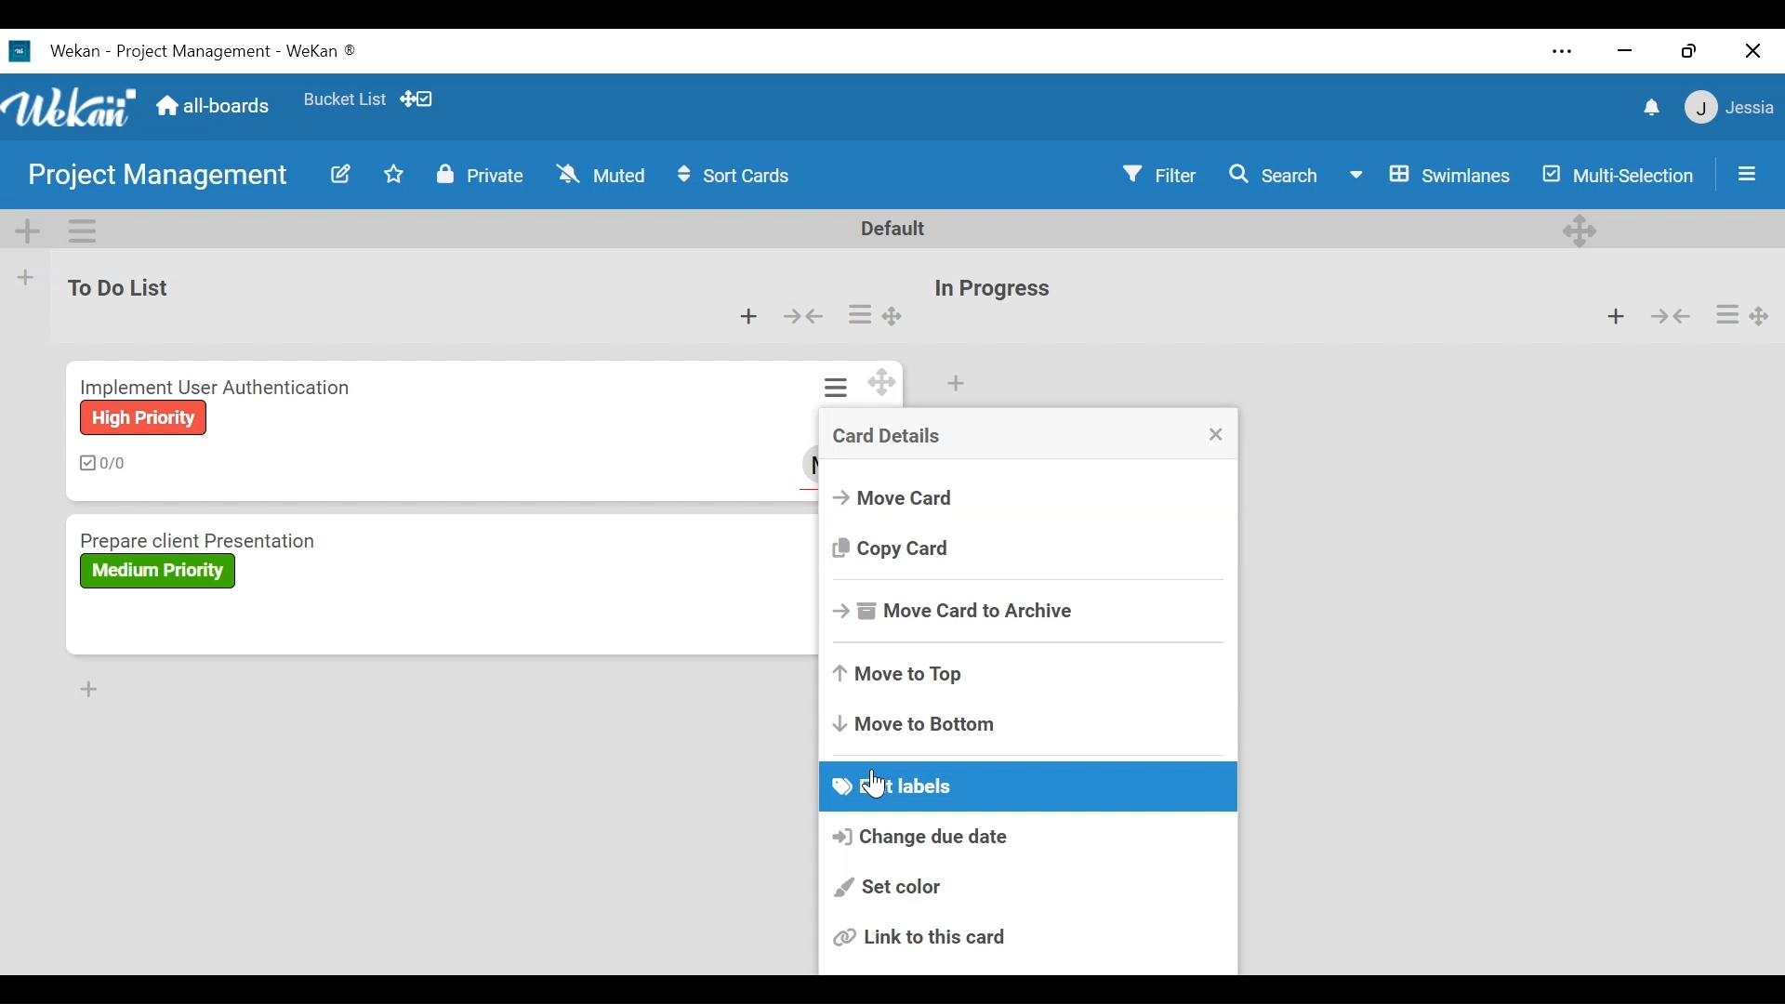  I want to click on Move to Bottom, so click(1025, 725).